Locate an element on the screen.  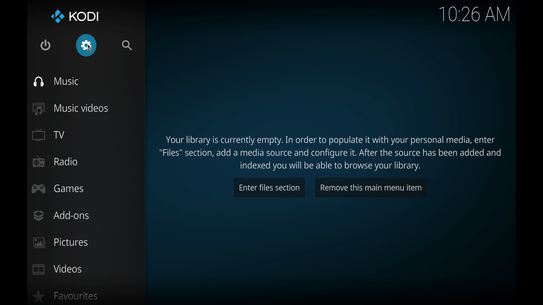
remove this main menu item is located at coordinates (371, 188).